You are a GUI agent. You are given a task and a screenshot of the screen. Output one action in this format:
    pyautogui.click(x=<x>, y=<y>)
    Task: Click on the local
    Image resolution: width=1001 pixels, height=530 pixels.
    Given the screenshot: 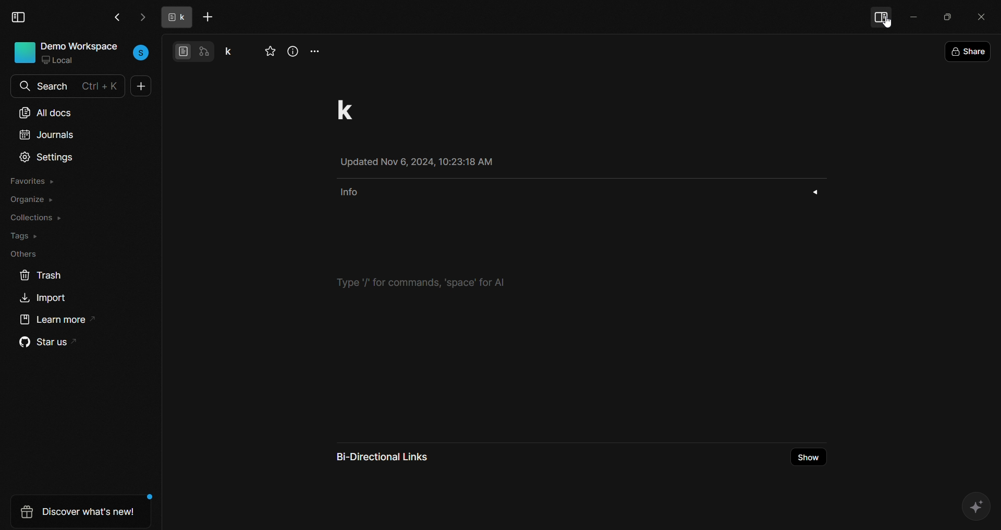 What is the action you would take?
    pyautogui.click(x=62, y=61)
    